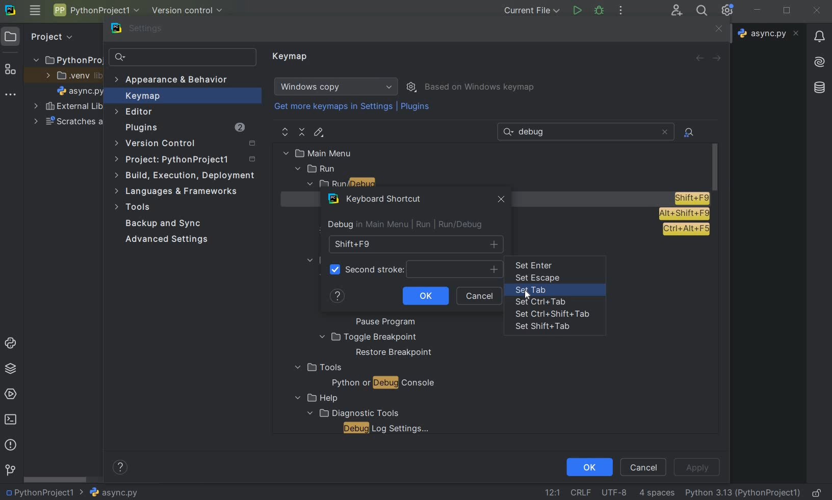 The width and height of the screenshot is (832, 500). What do you see at coordinates (425, 296) in the screenshot?
I see `ok` at bounding box center [425, 296].